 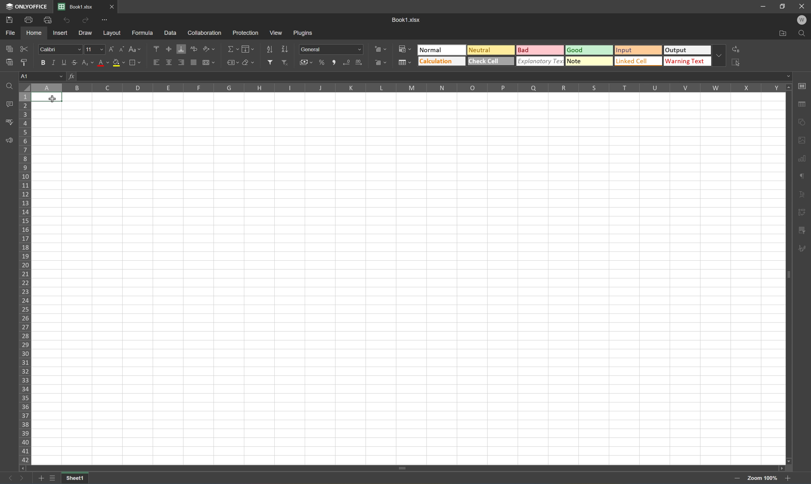 What do you see at coordinates (52, 99) in the screenshot?
I see `Cursor` at bounding box center [52, 99].